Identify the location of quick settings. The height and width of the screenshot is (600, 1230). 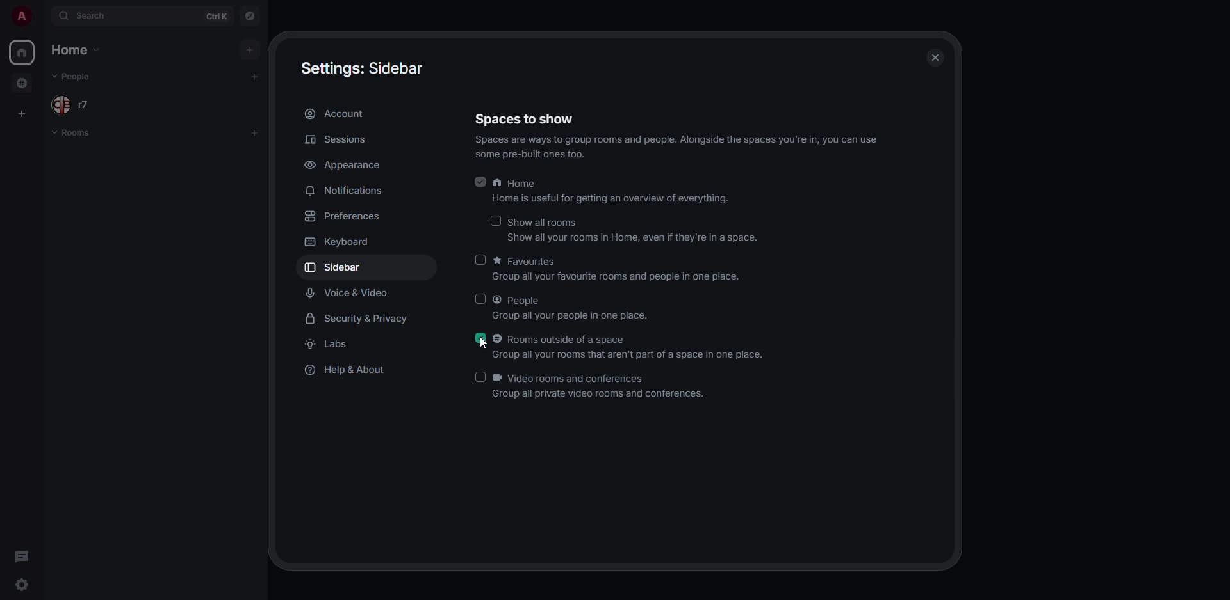
(22, 583).